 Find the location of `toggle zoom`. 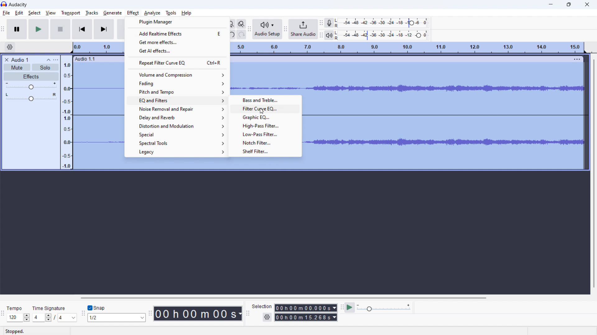

toggle zoom is located at coordinates (242, 24).